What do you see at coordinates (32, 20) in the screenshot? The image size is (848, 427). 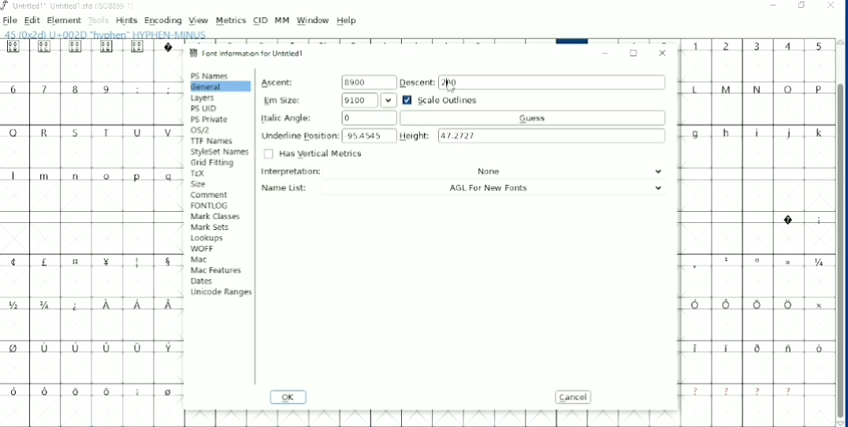 I see `Edit` at bounding box center [32, 20].